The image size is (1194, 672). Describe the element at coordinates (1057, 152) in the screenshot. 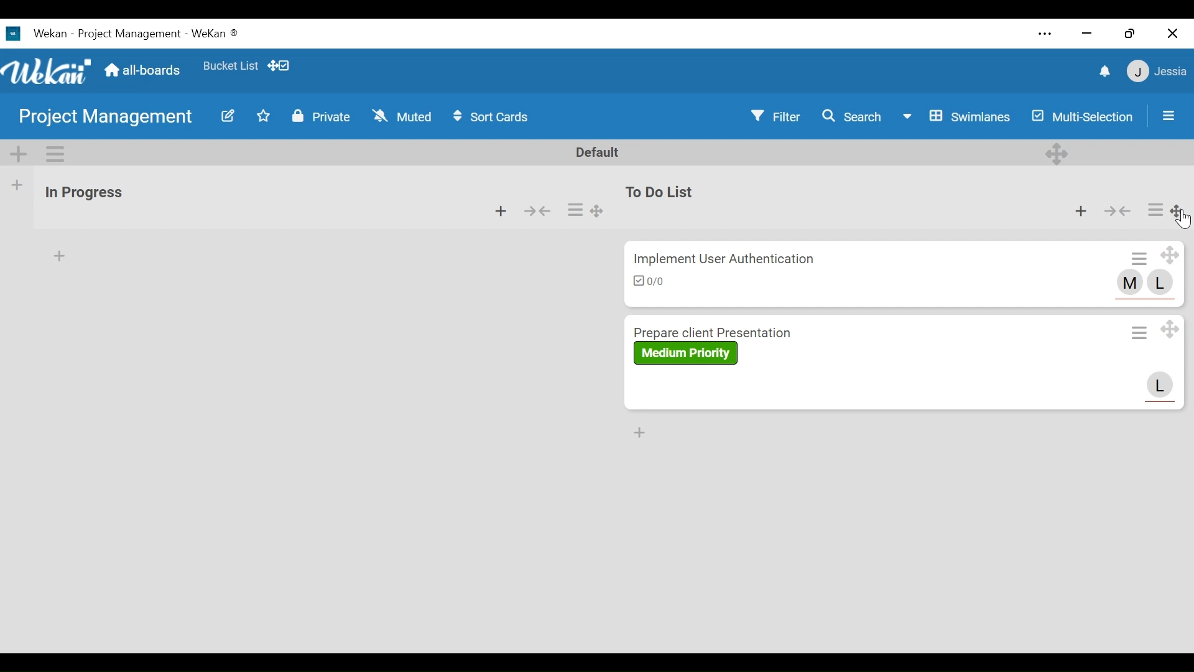

I see `Desktop drag handles` at that location.